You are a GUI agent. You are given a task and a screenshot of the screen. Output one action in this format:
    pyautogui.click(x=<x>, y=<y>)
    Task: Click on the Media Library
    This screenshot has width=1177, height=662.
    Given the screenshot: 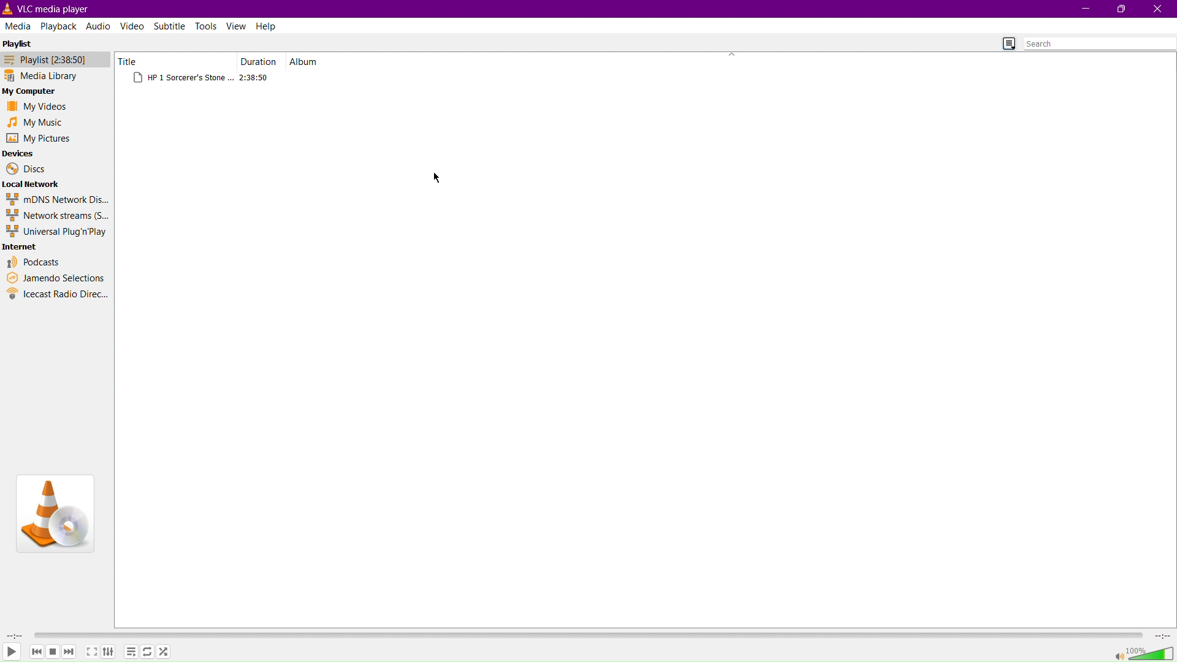 What is the action you would take?
    pyautogui.click(x=51, y=77)
    